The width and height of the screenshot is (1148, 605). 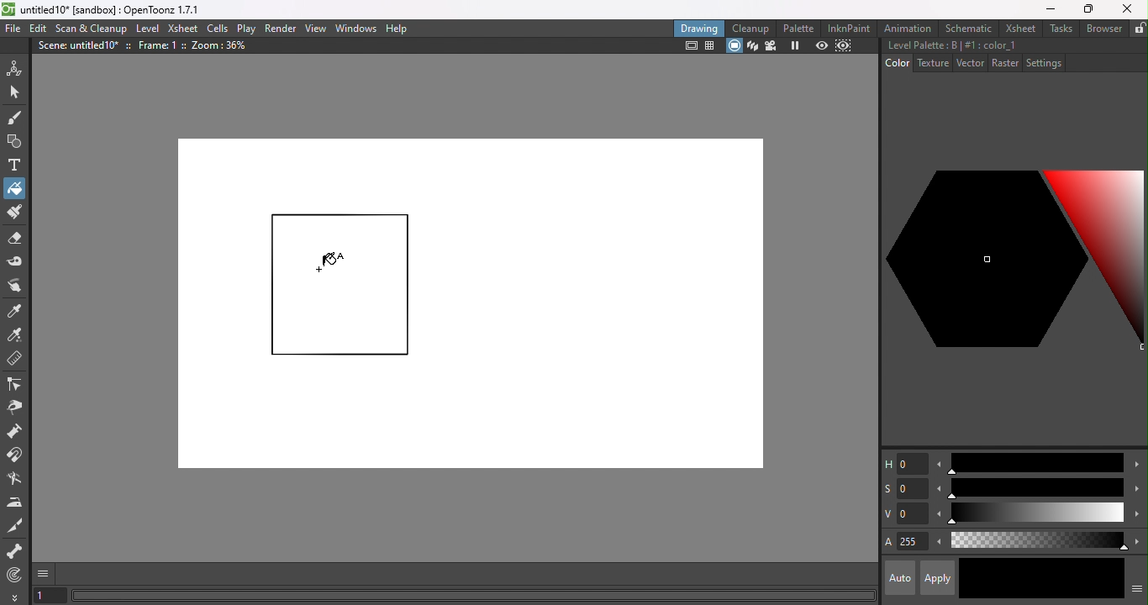 What do you see at coordinates (908, 27) in the screenshot?
I see `Animation` at bounding box center [908, 27].